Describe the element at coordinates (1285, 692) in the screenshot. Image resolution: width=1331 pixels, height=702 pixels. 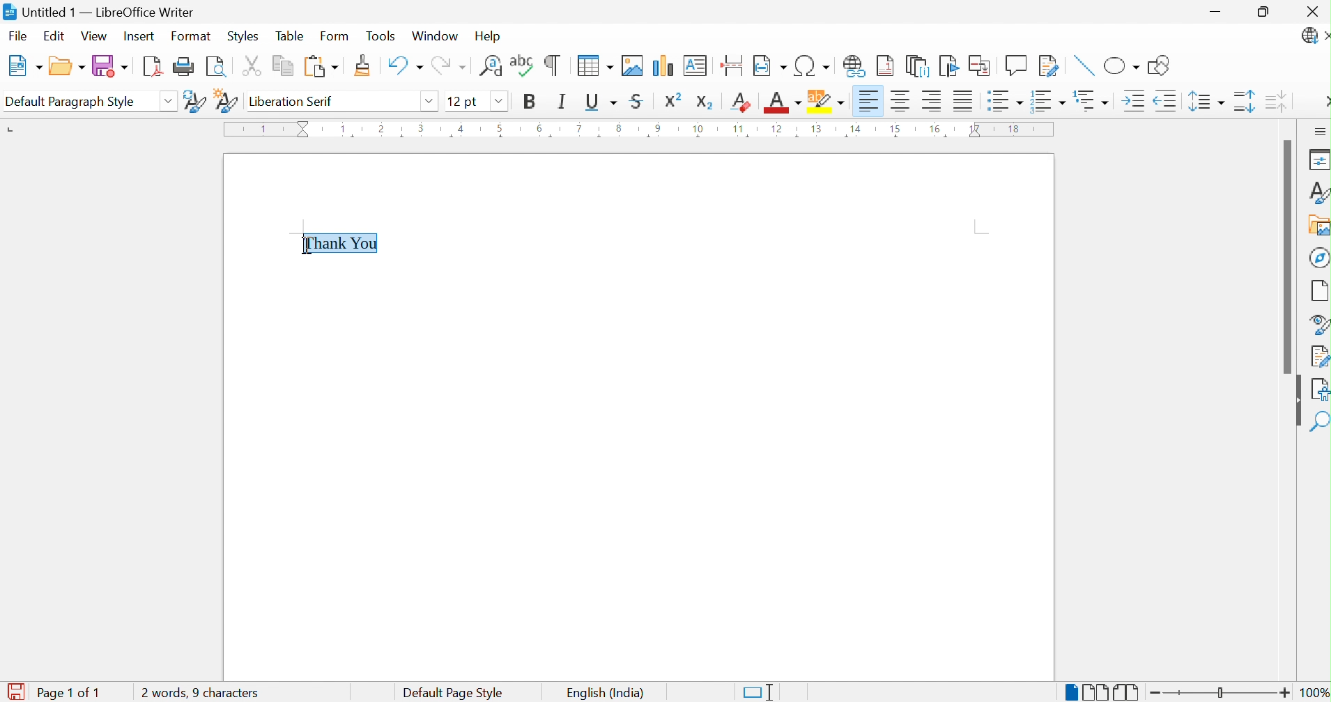
I see `Zoom In` at that location.